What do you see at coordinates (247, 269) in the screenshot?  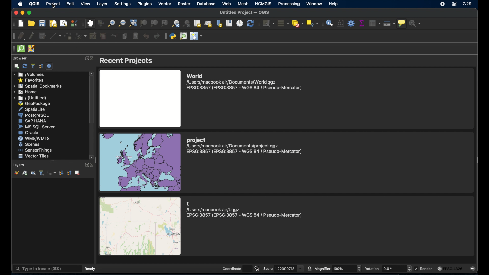 I see `coordinate value` at bounding box center [247, 269].